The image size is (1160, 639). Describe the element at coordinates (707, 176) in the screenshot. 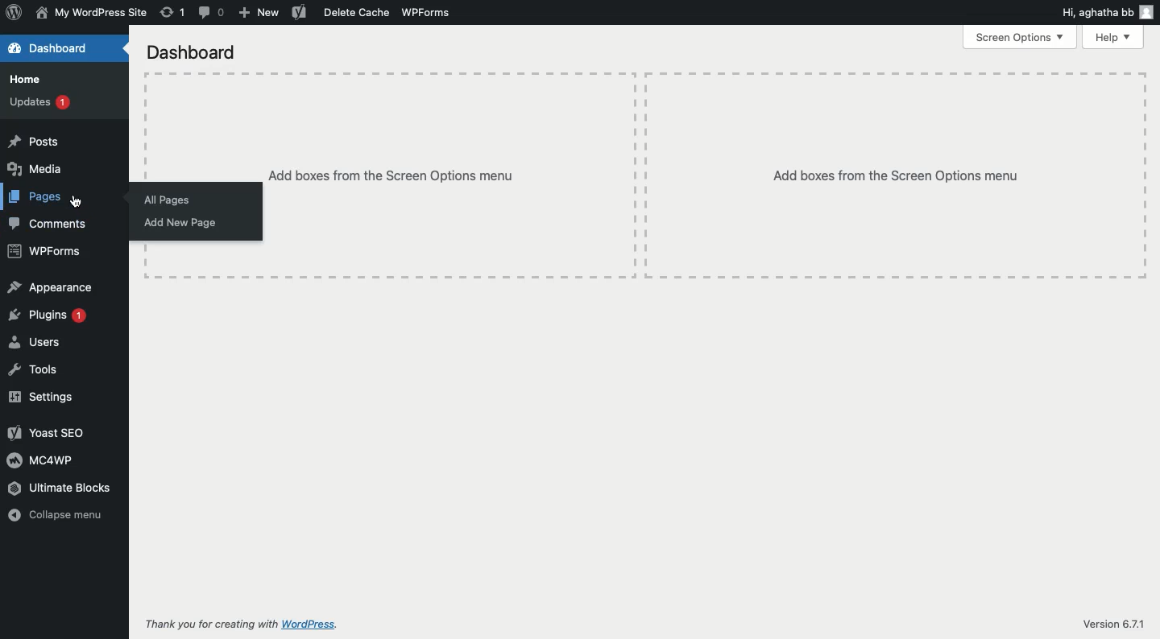

I see `Add boxes from the screen options menu` at that location.